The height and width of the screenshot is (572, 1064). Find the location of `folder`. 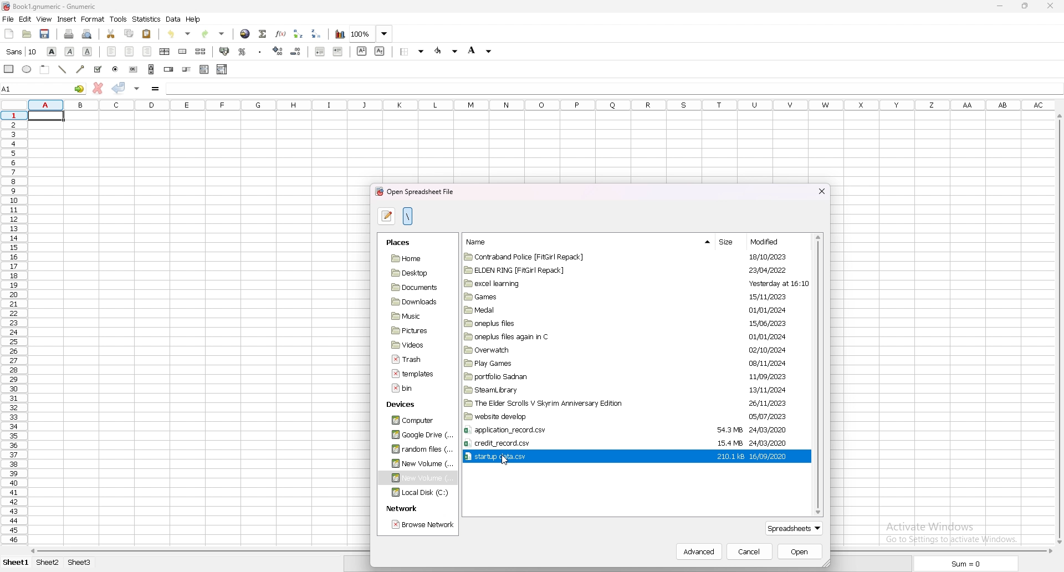

folder is located at coordinates (419, 435).